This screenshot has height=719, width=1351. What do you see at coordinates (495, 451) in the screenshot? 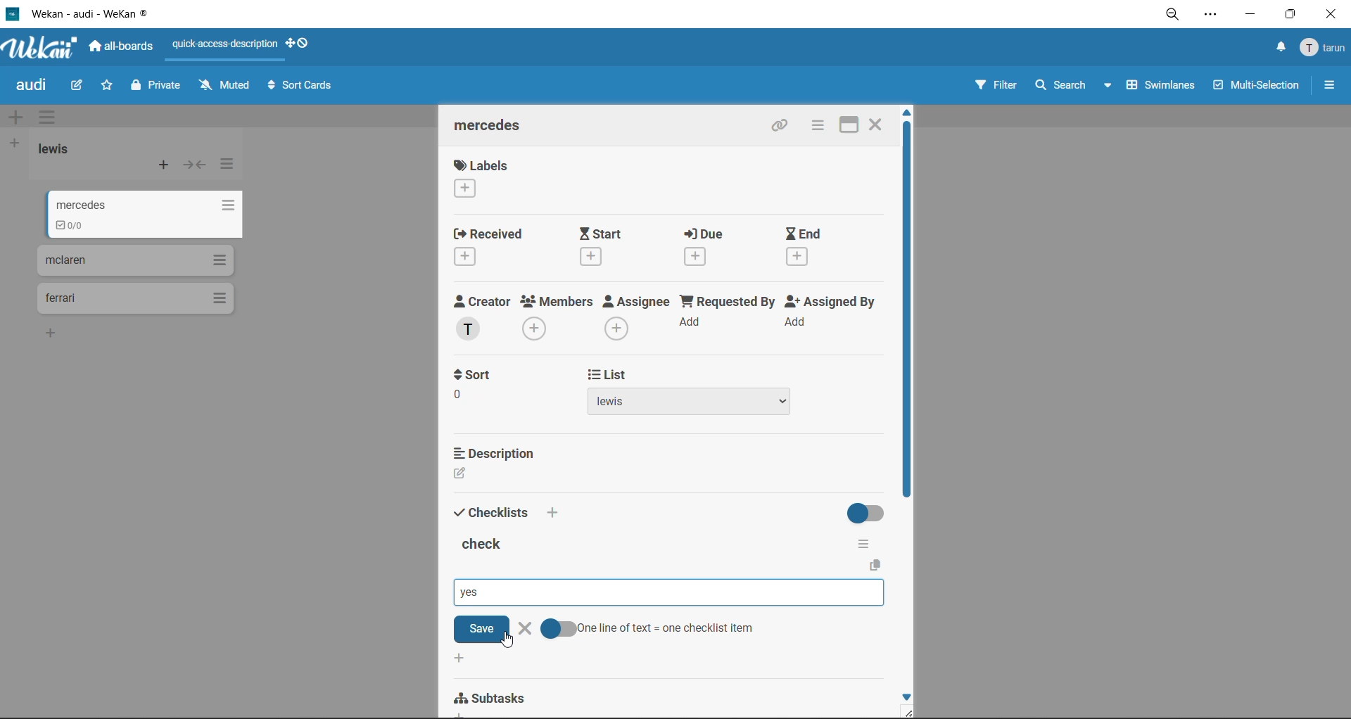
I see `description` at bounding box center [495, 451].